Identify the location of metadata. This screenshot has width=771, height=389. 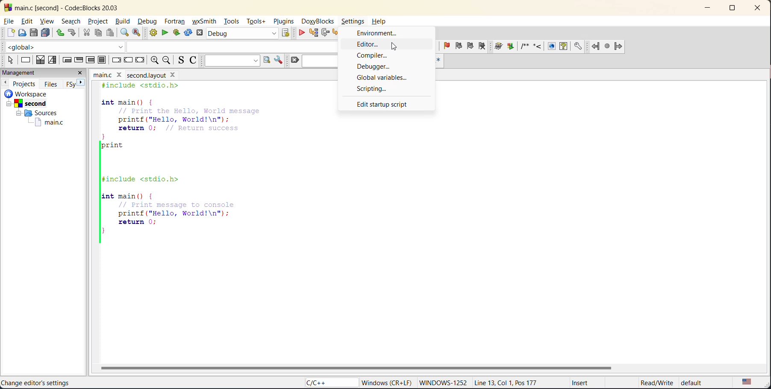
(388, 382).